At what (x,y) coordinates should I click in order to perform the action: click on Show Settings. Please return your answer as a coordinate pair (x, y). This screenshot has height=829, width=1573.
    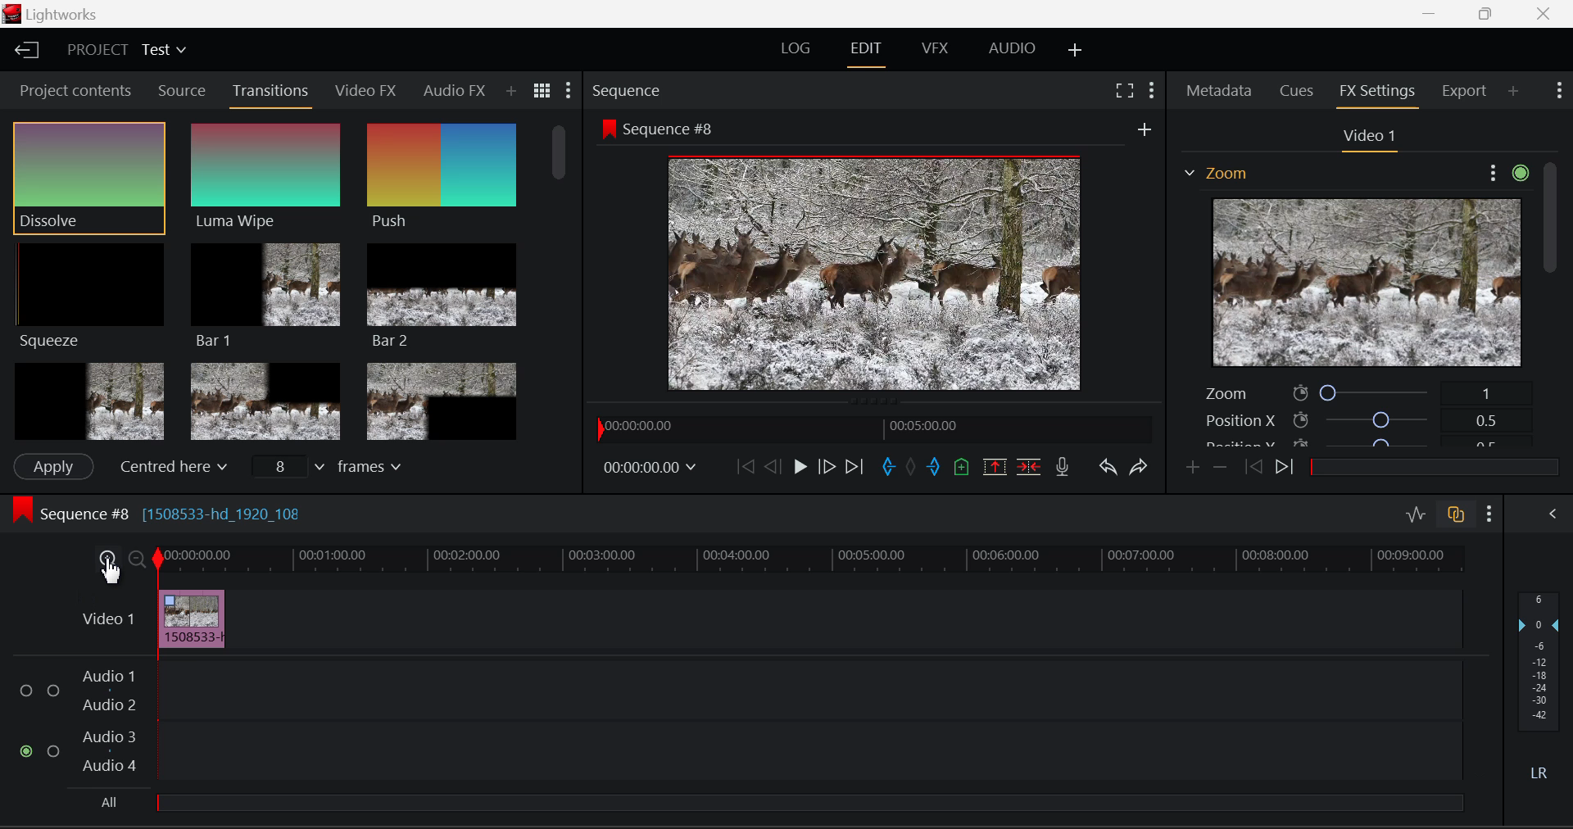
    Looking at the image, I should click on (1508, 174).